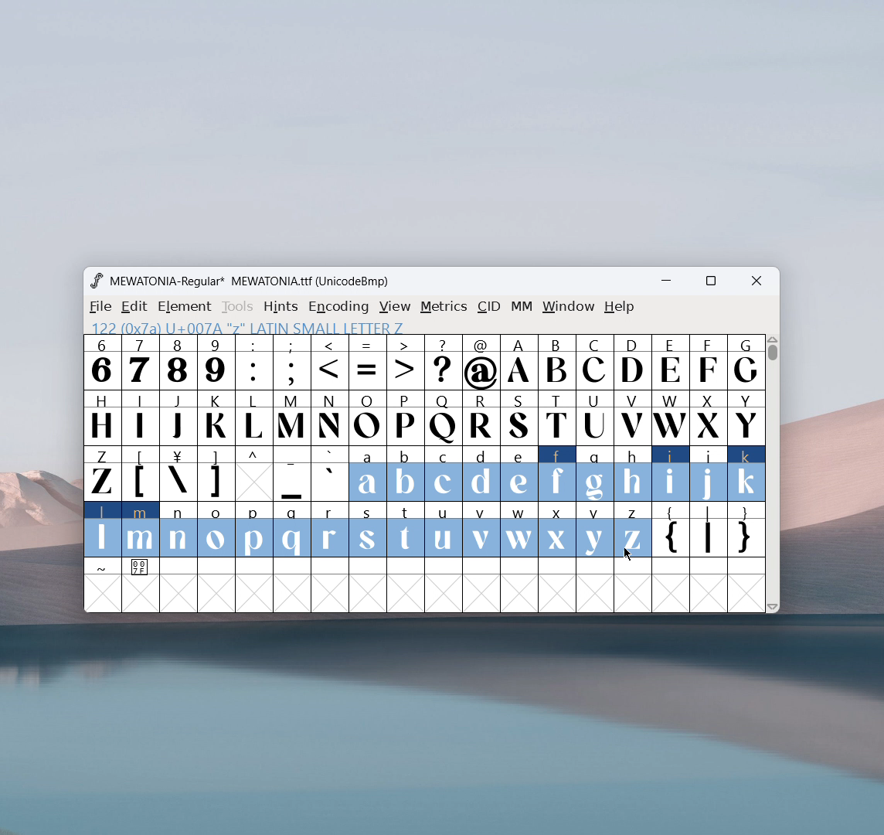  What do you see at coordinates (101, 416) in the screenshot?
I see `H` at bounding box center [101, 416].